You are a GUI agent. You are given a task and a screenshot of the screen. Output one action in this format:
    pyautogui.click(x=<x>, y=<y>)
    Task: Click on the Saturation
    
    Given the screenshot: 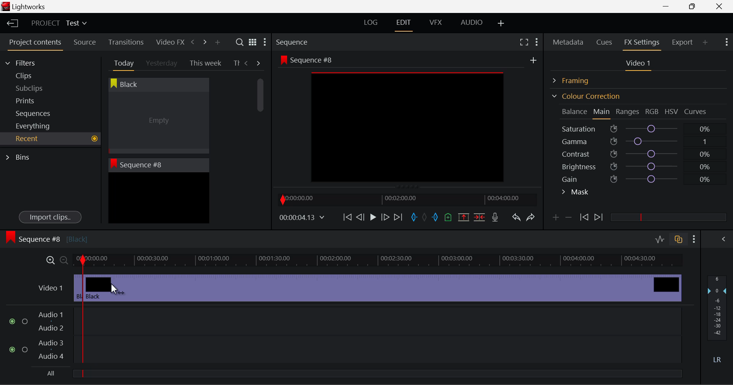 What is the action you would take?
    pyautogui.click(x=637, y=127)
    